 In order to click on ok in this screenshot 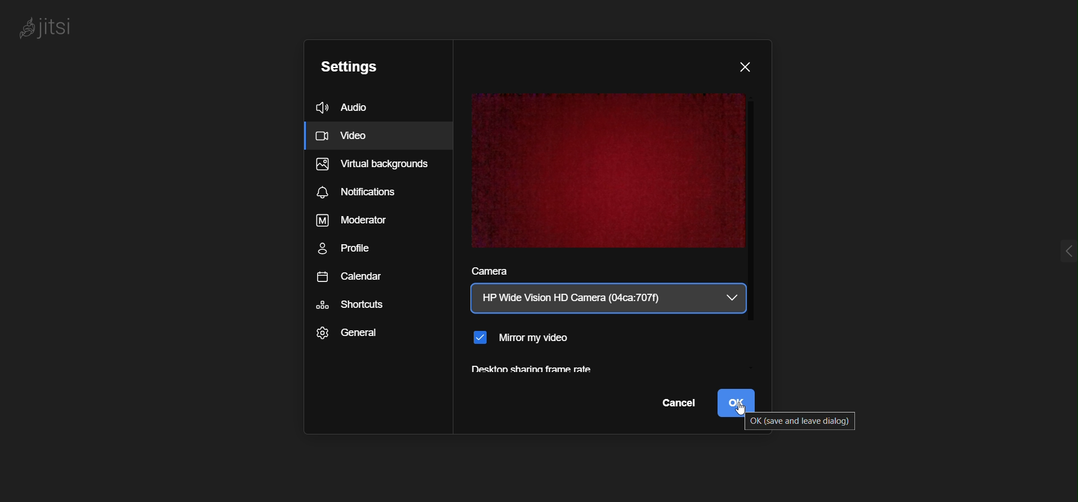, I will do `click(737, 402)`.